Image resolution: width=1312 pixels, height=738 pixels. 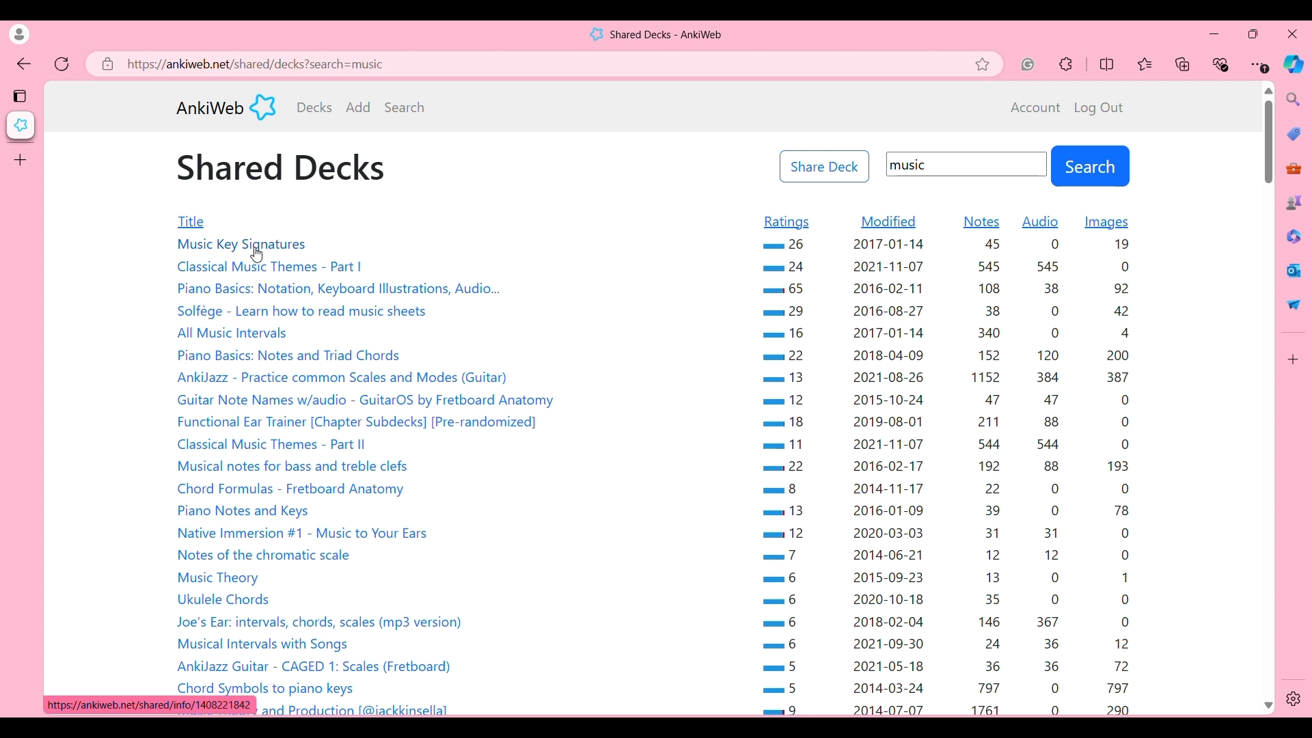 I want to click on Add current page to favorites, so click(x=987, y=64).